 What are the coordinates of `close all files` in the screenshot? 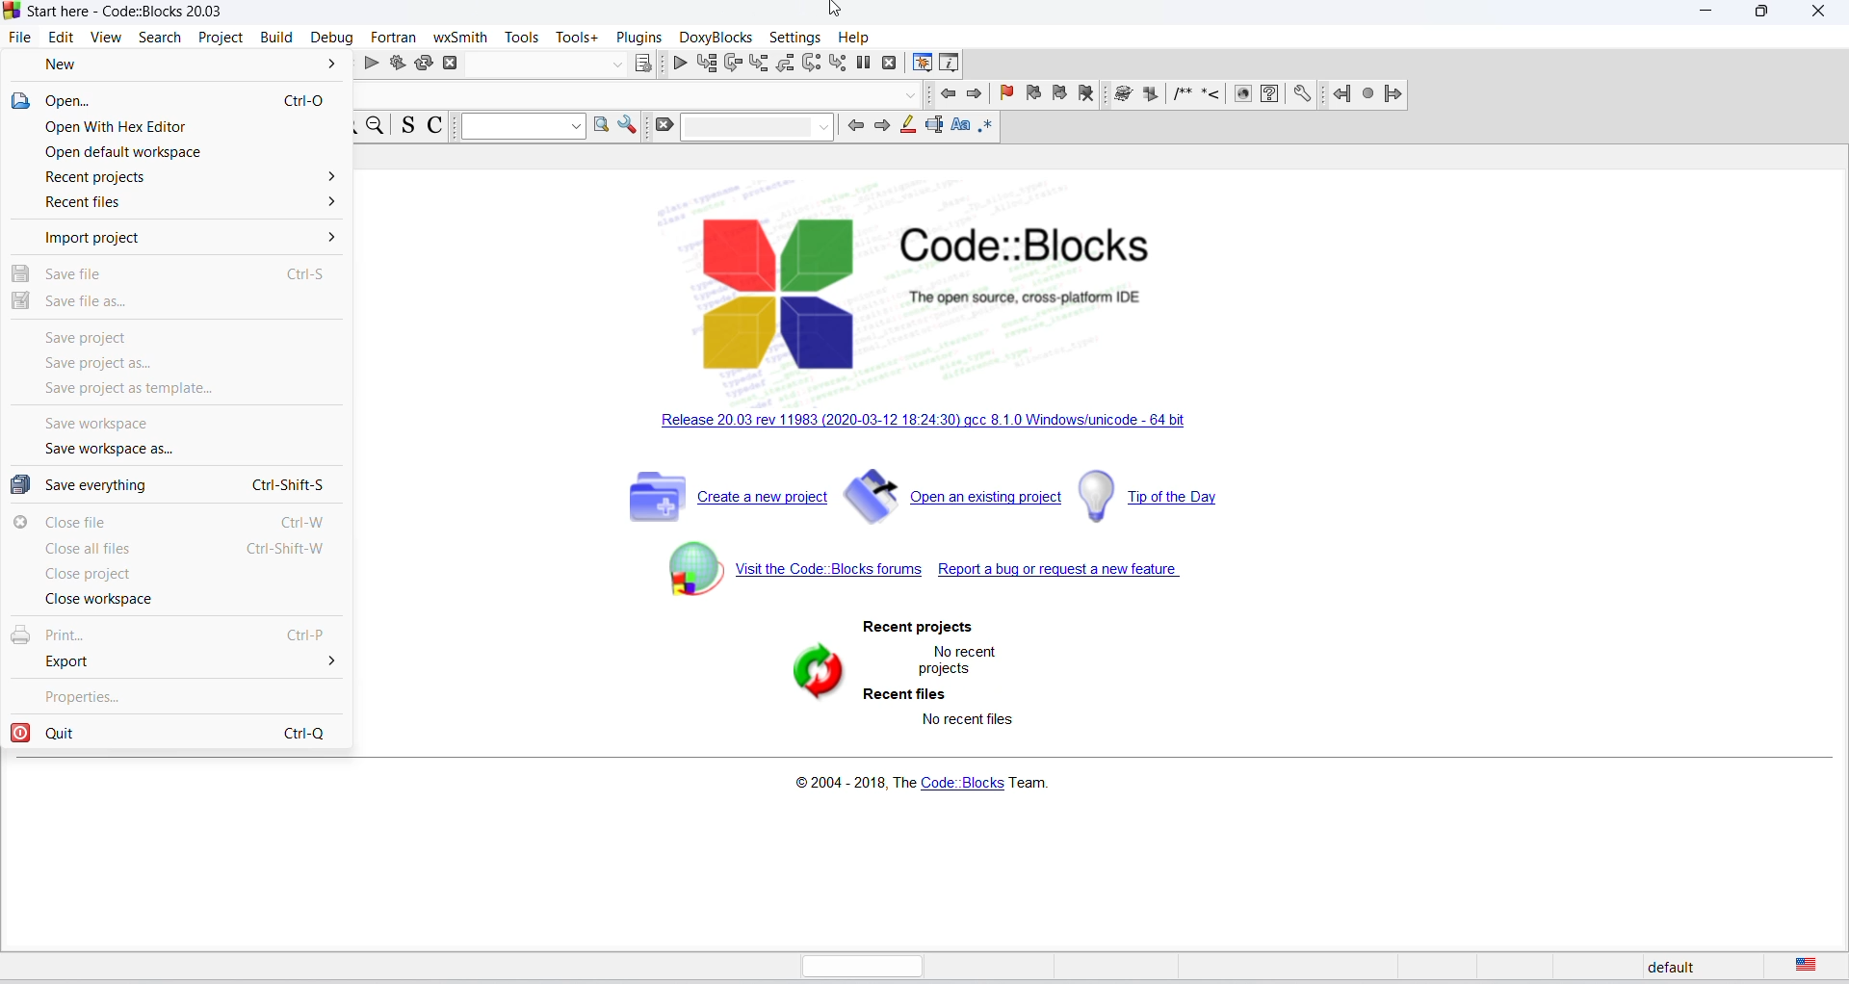 It's located at (184, 549).